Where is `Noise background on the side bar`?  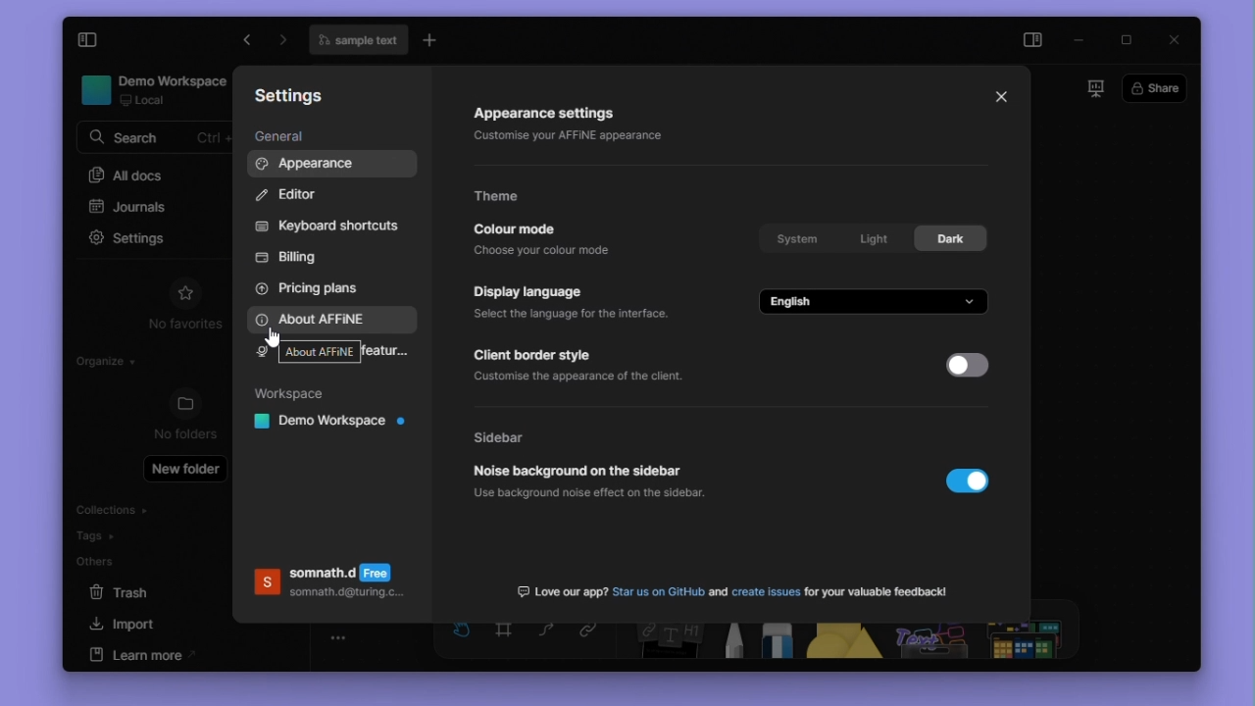
Noise background on the side bar is located at coordinates (615, 483).